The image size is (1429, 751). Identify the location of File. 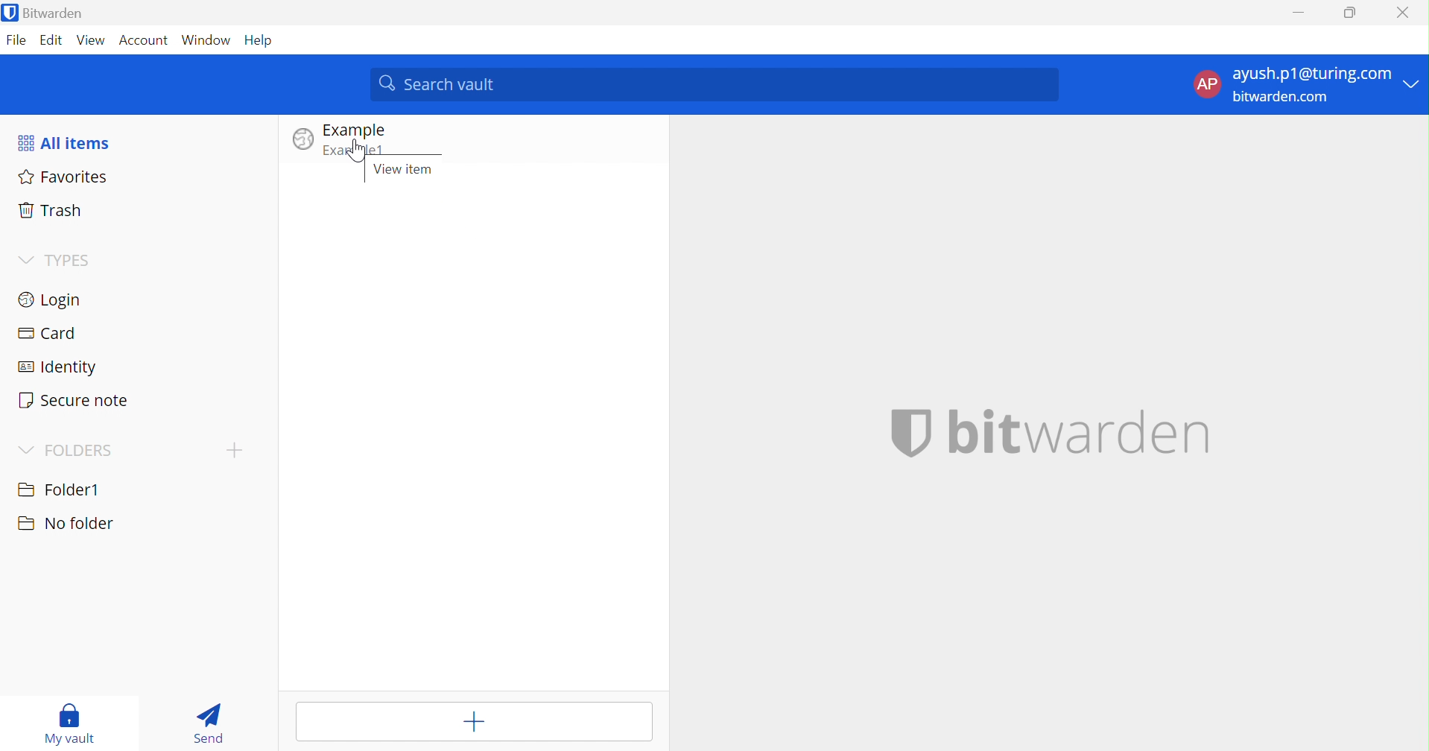
(19, 40).